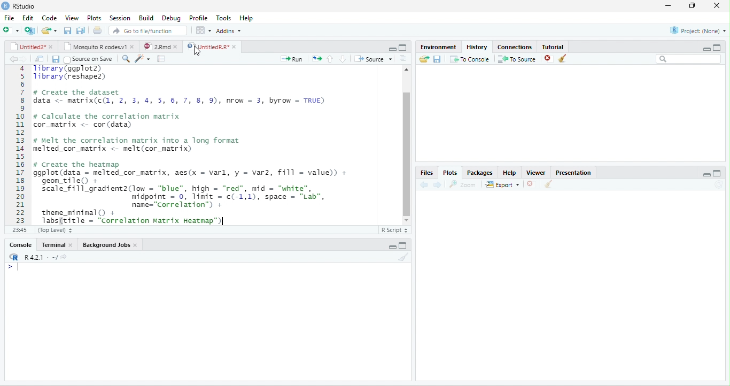 The image size is (730, 386). I want to click on MAXIMIZE, so click(721, 174).